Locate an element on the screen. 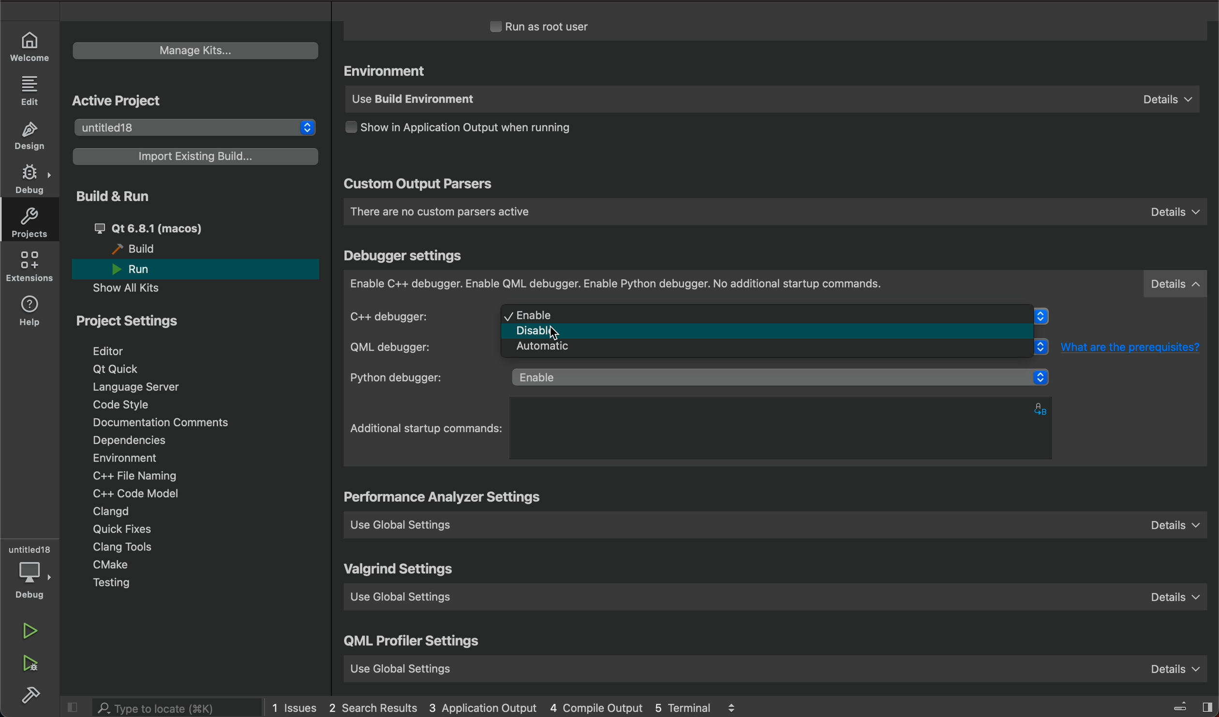 Image resolution: width=1219 pixels, height=717 pixels. qt  is located at coordinates (119, 368).